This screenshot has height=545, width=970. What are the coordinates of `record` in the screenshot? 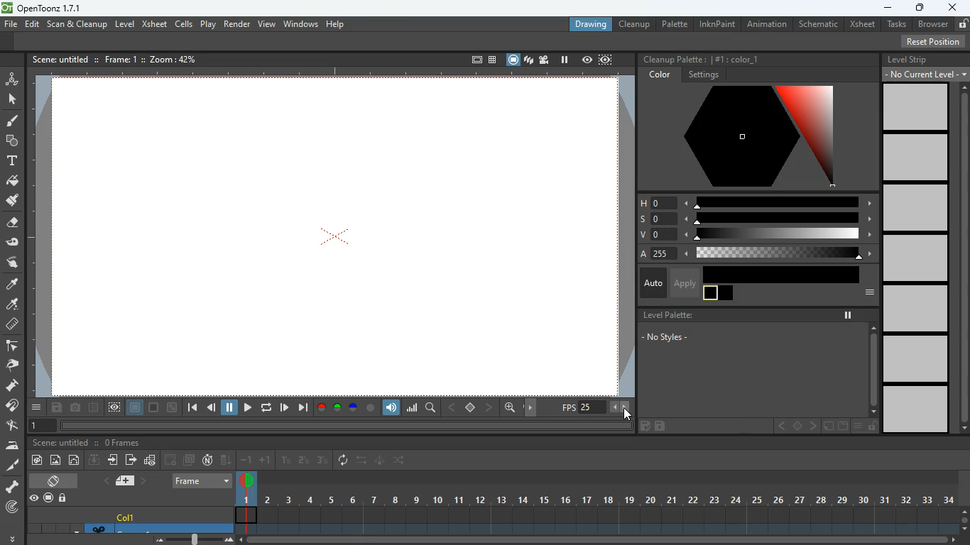 It's located at (48, 498).